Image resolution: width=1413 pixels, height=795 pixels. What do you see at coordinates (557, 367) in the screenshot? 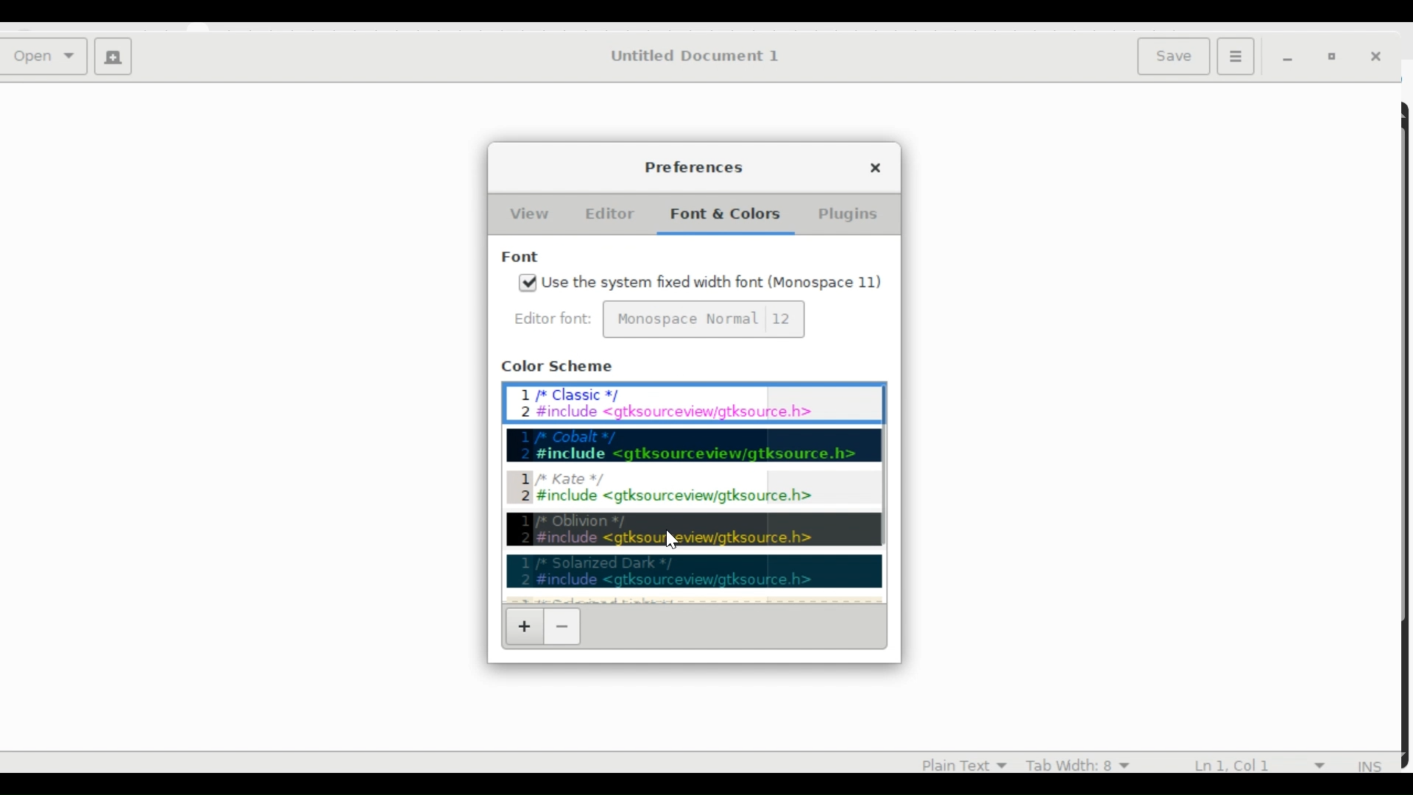
I see `Color Scheme` at bounding box center [557, 367].